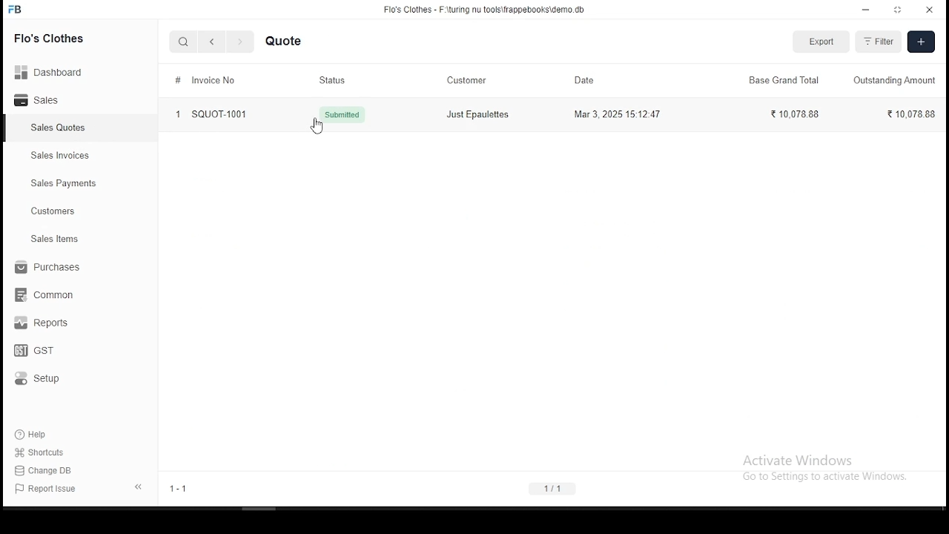 The width and height of the screenshot is (949, 534). What do you see at coordinates (815, 42) in the screenshot?
I see `export` at bounding box center [815, 42].